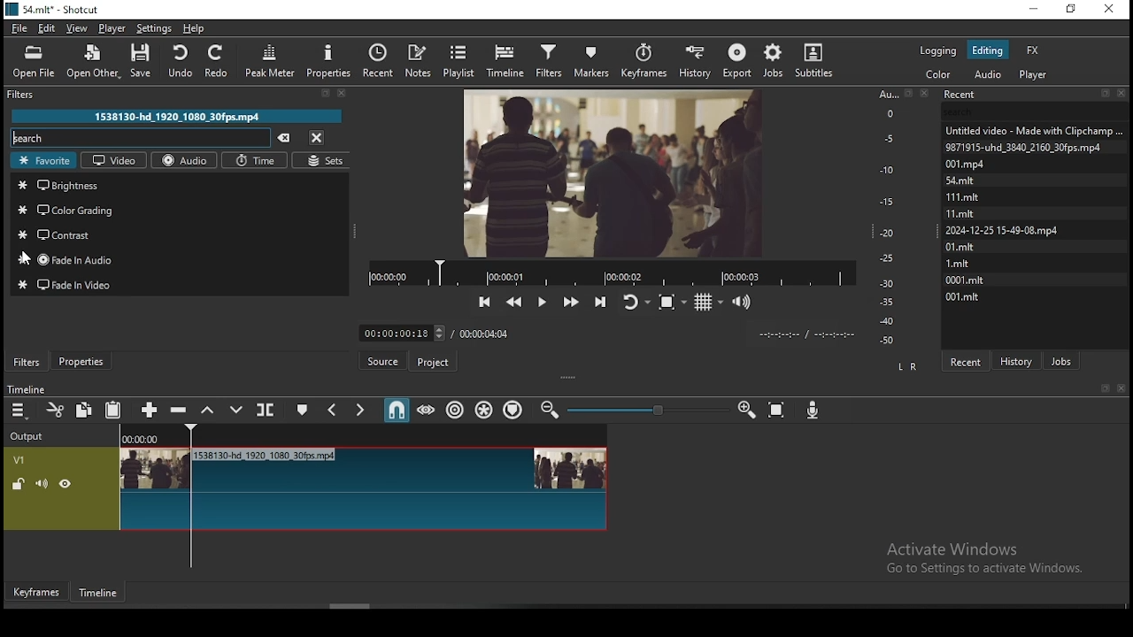 This screenshot has height=637, width=1133. I want to click on , so click(385, 360).